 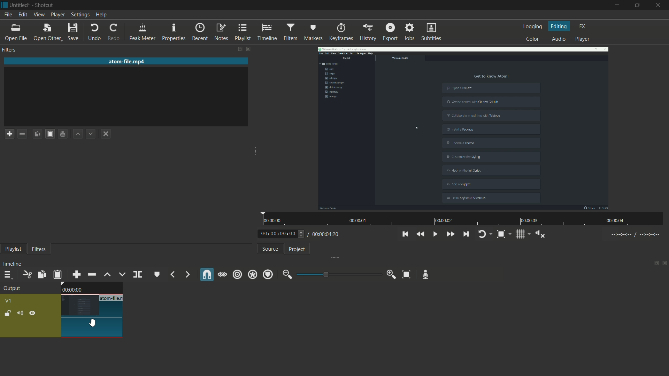 What do you see at coordinates (484, 234) in the screenshot?
I see `toggle player looping` at bounding box center [484, 234].